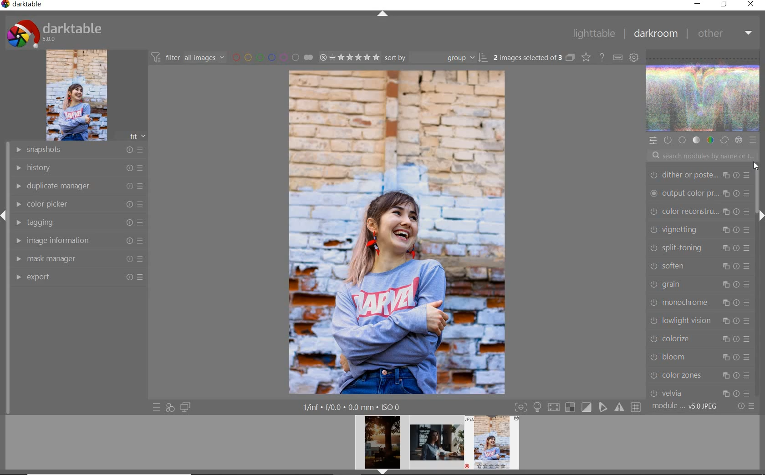 The image size is (765, 475). I want to click on mask manager, so click(79, 258).